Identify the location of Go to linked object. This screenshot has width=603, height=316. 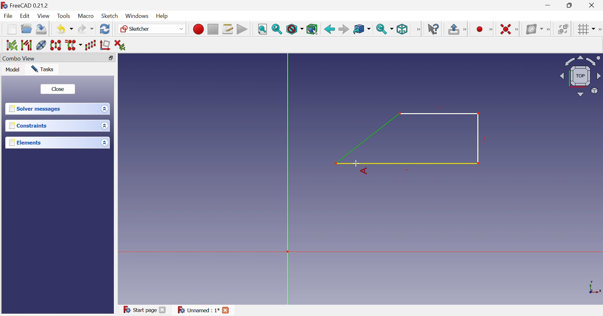
(358, 29).